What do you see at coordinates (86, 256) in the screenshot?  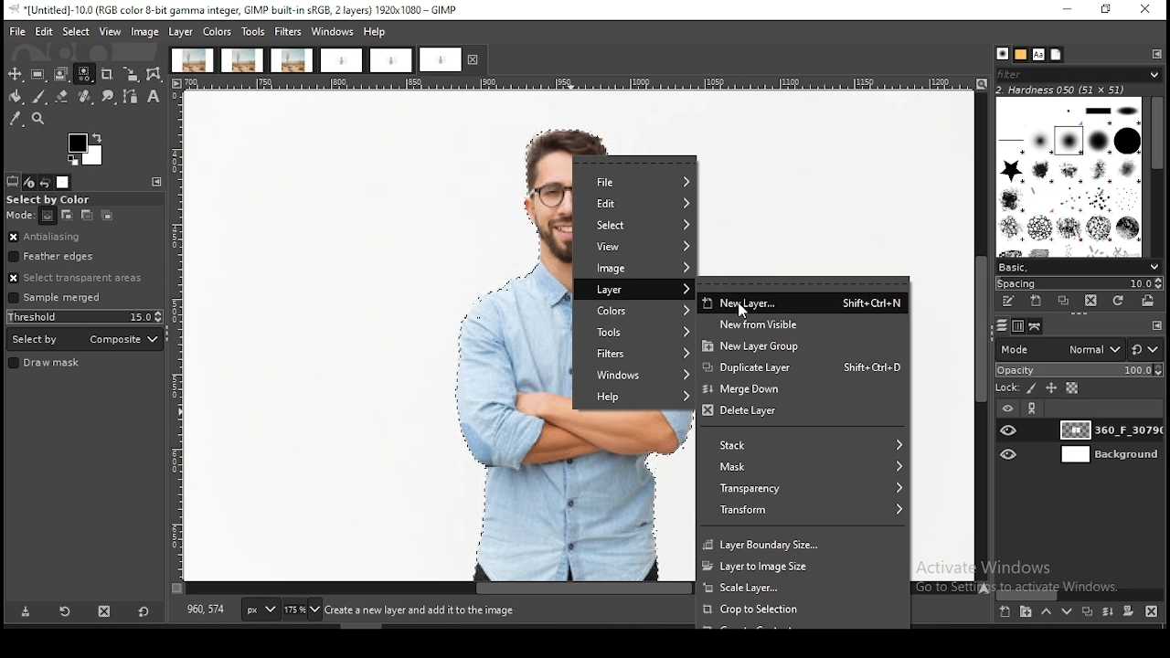 I see `feather edges` at bounding box center [86, 256].